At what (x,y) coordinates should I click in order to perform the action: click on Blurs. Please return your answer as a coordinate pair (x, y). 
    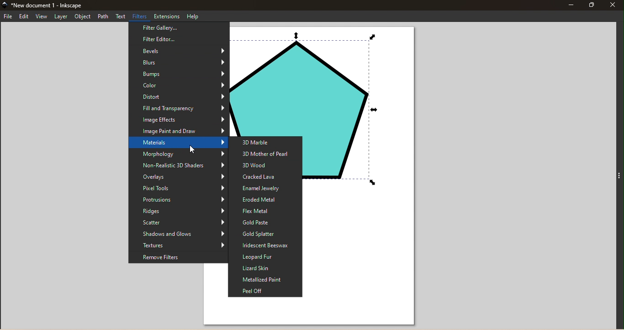
    Looking at the image, I should click on (180, 63).